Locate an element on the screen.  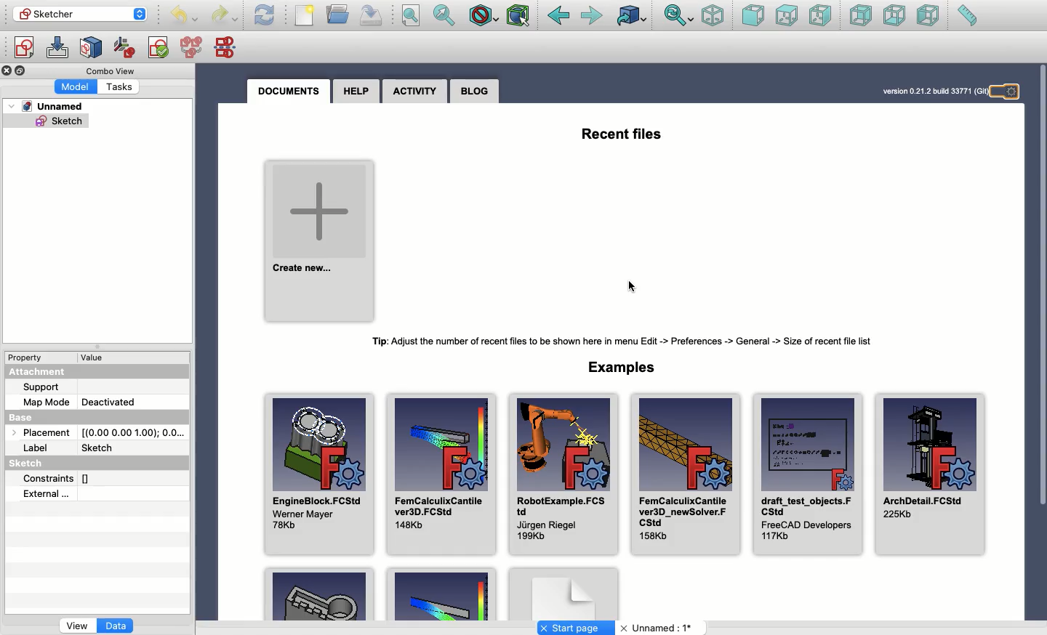
Unnamed: 1* is located at coordinates (656, 628).